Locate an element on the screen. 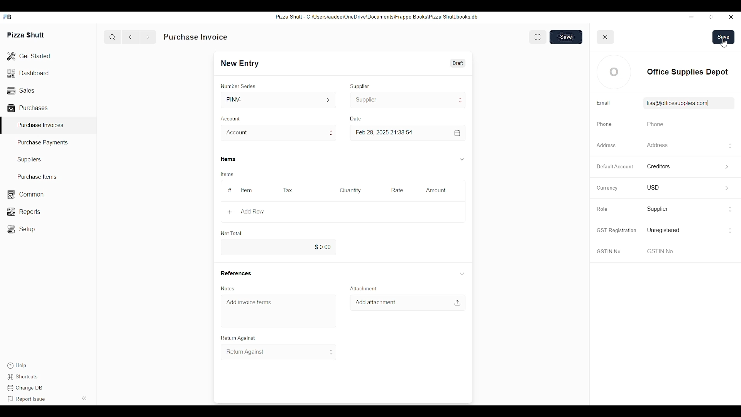 The image size is (741, 417). Default Account is located at coordinates (614, 166).